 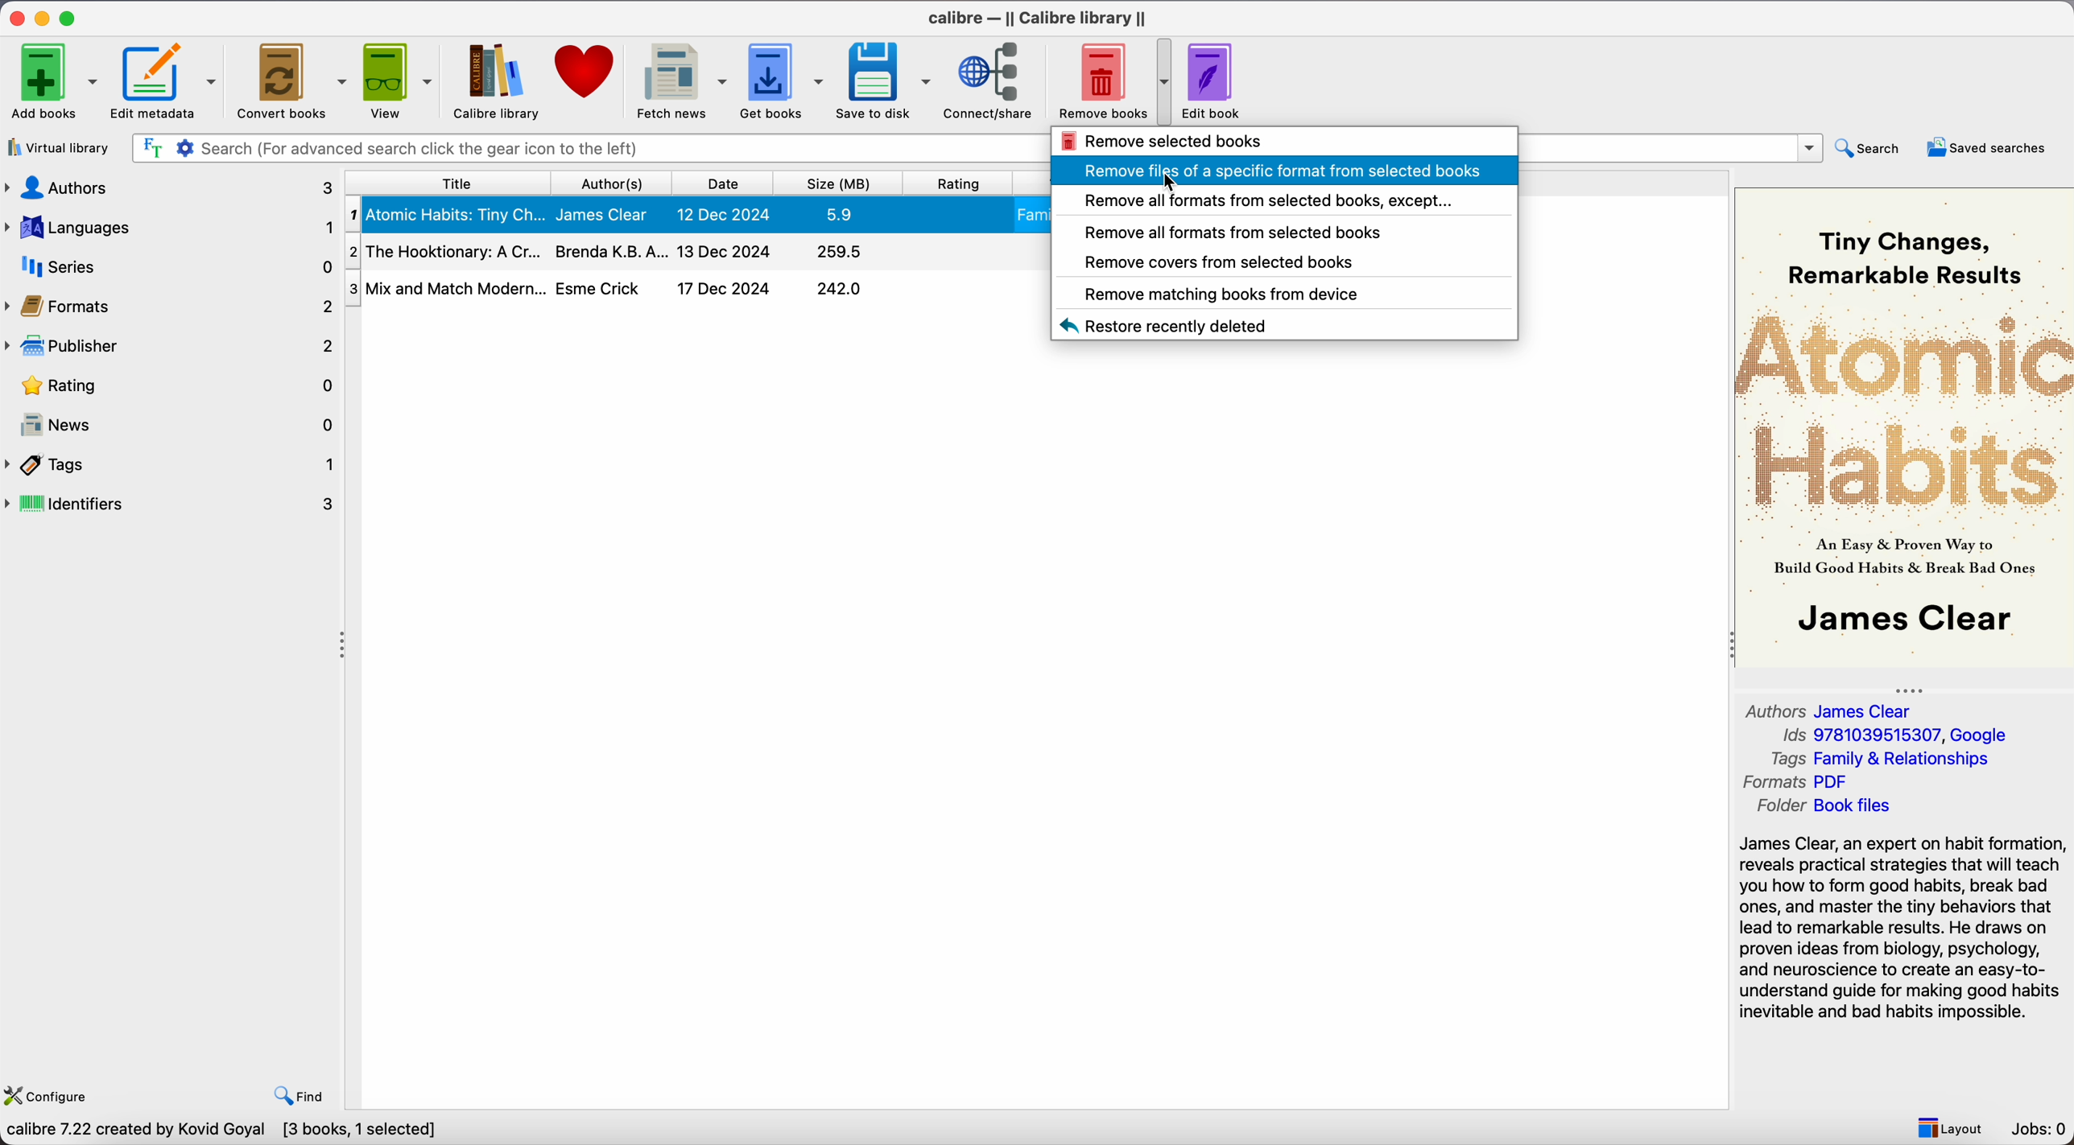 I want to click on connect/share, so click(x=989, y=80).